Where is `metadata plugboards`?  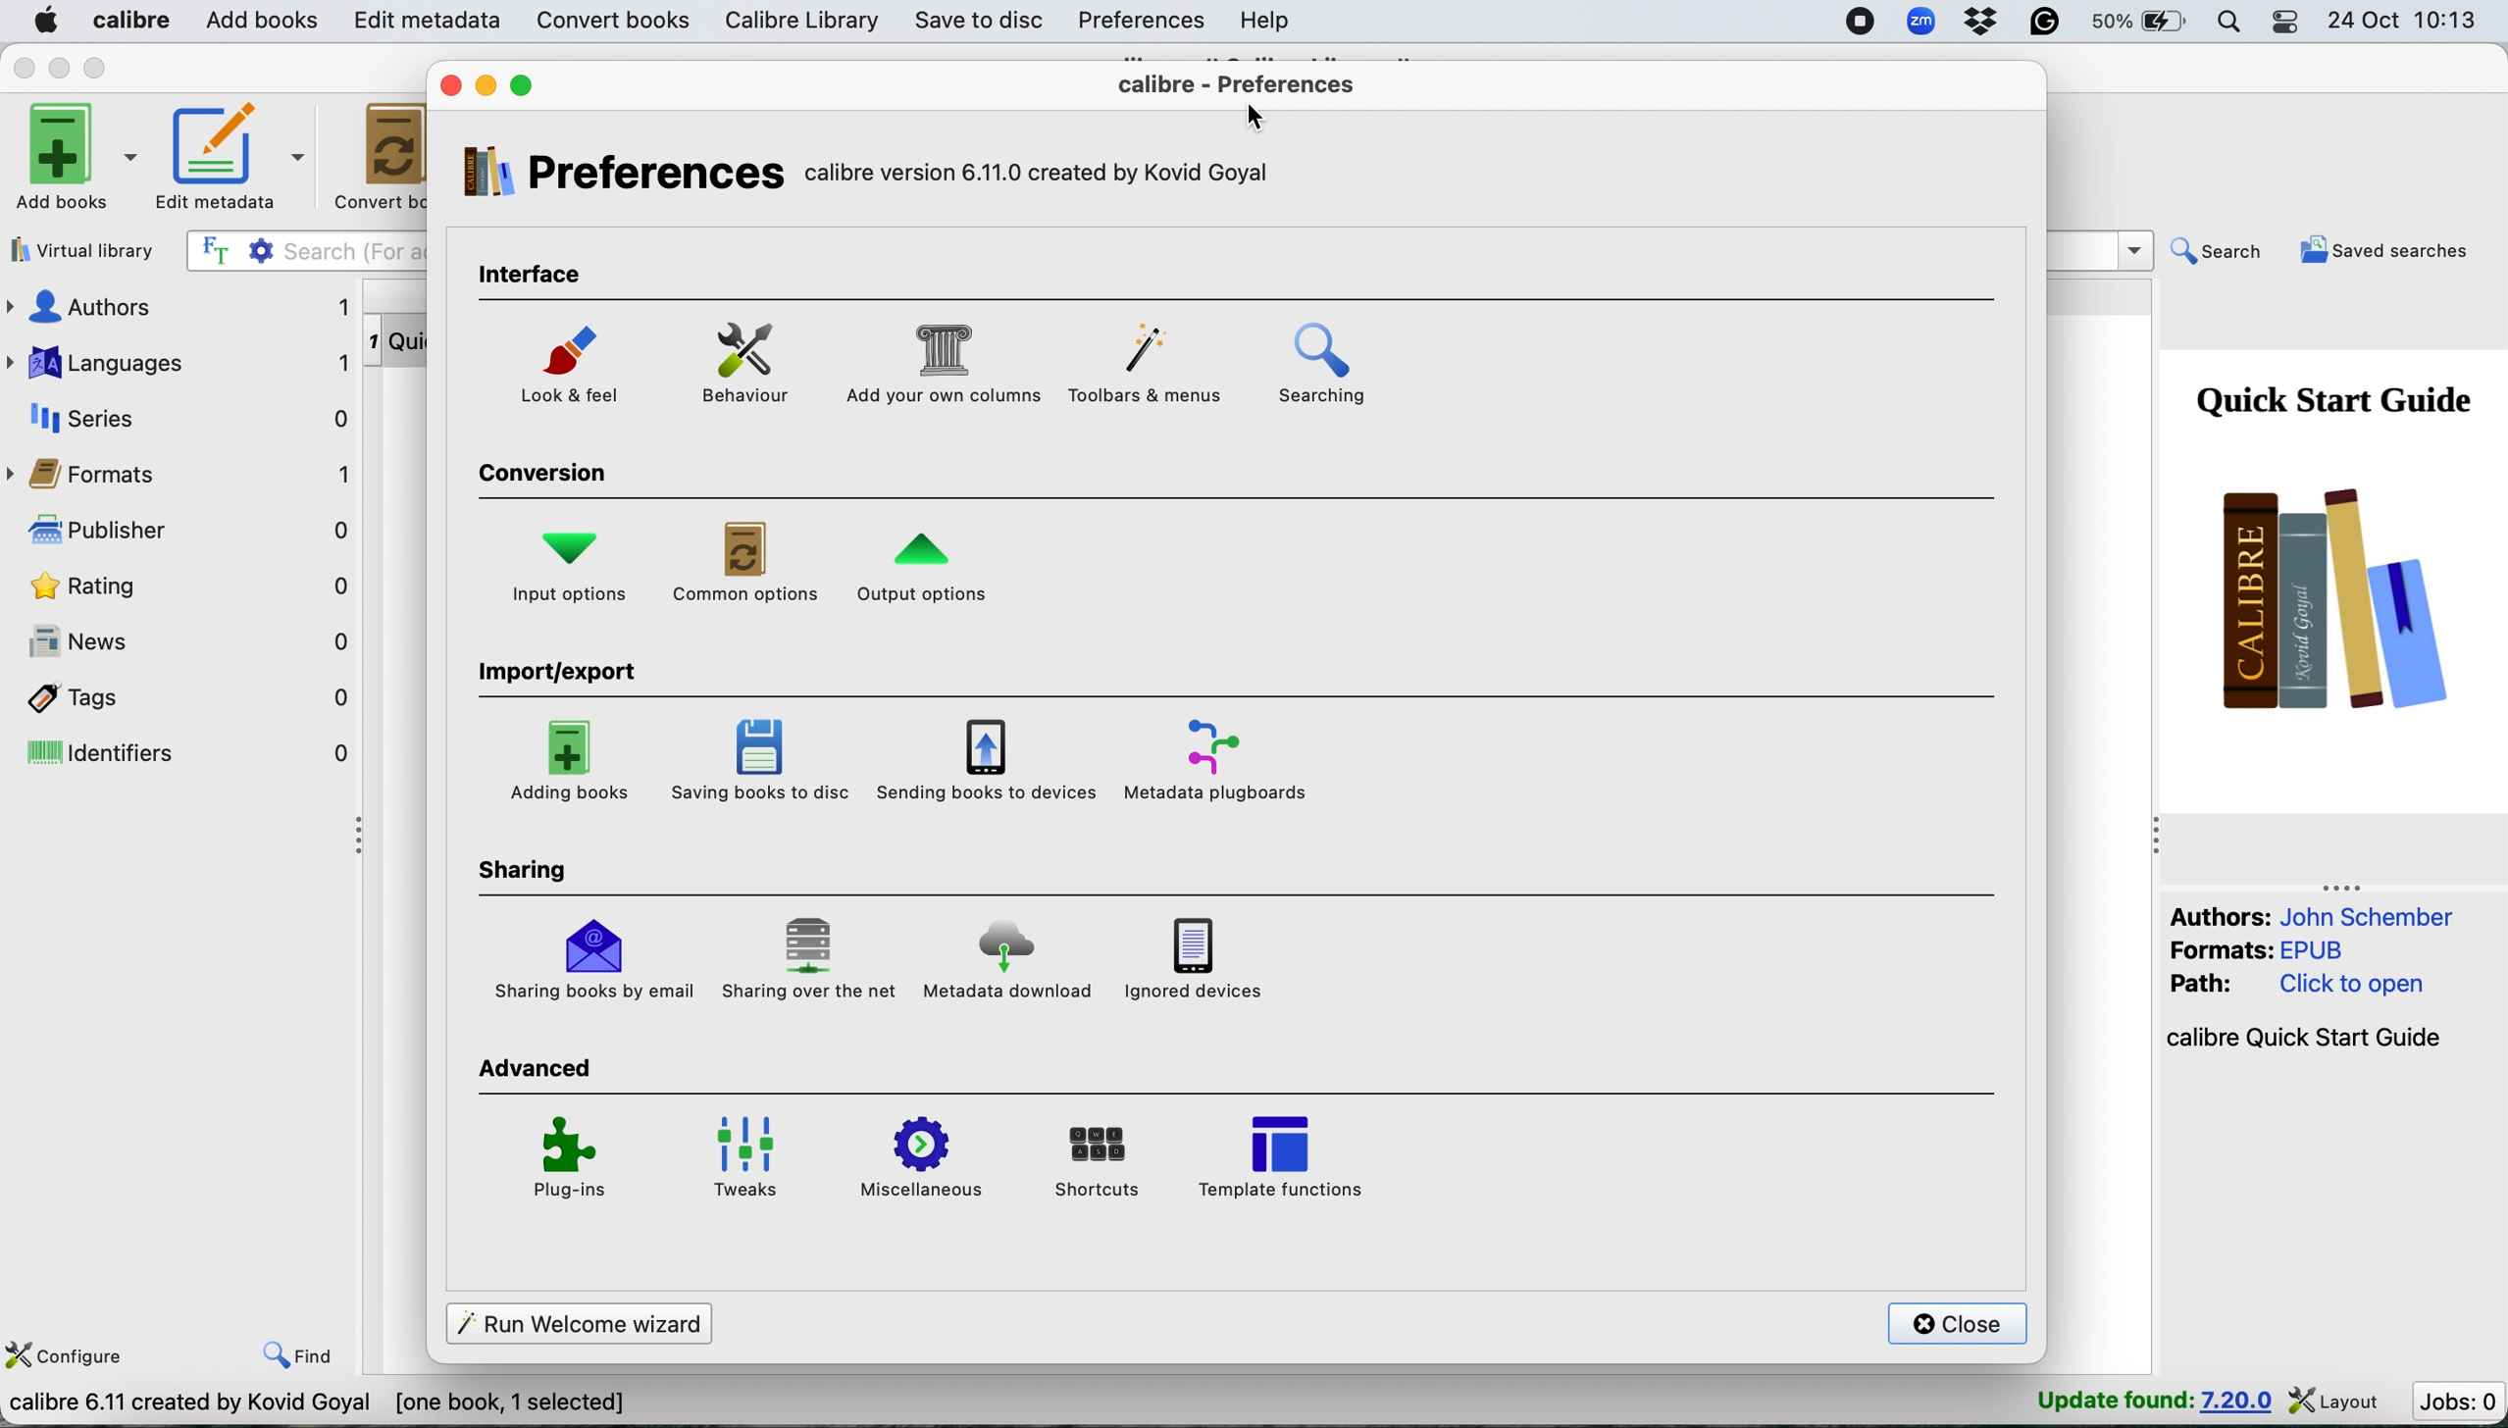
metadata plugboards is located at coordinates (1212, 764).